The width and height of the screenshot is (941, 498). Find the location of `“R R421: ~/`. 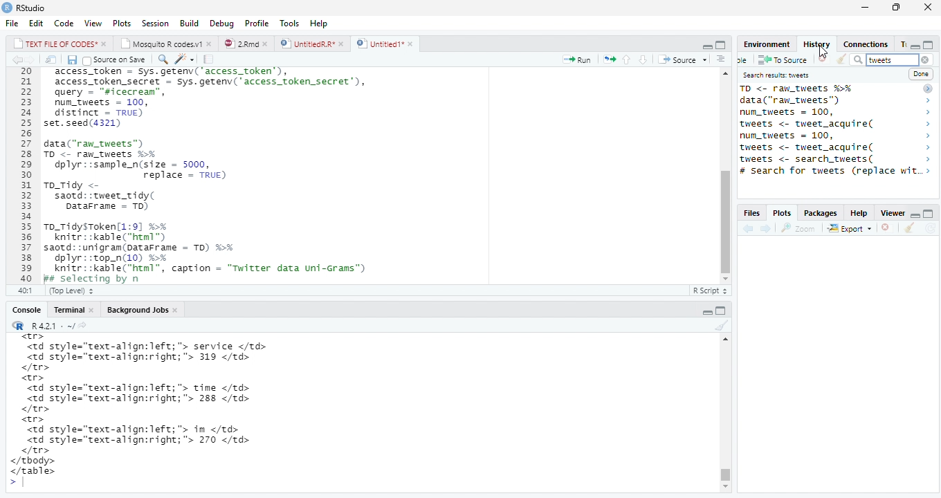

“R R421: ~/ is located at coordinates (55, 324).